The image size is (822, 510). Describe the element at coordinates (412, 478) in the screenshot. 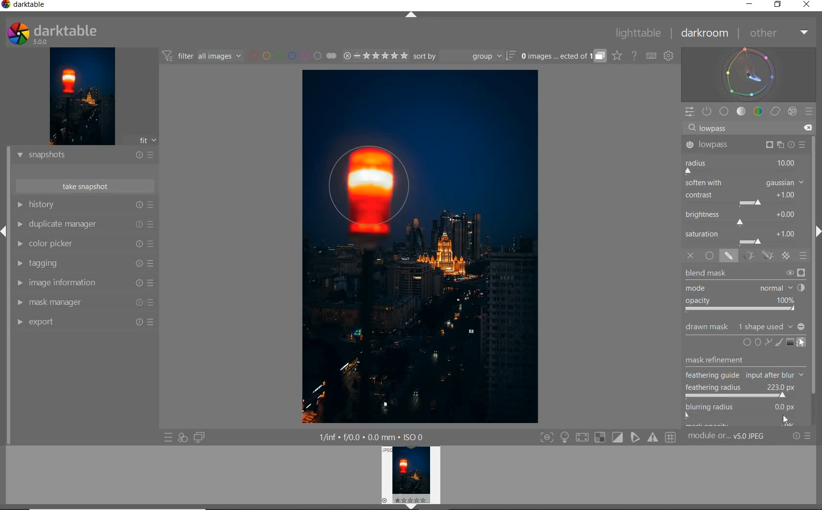

I see `IMAGE PREVIEW` at that location.